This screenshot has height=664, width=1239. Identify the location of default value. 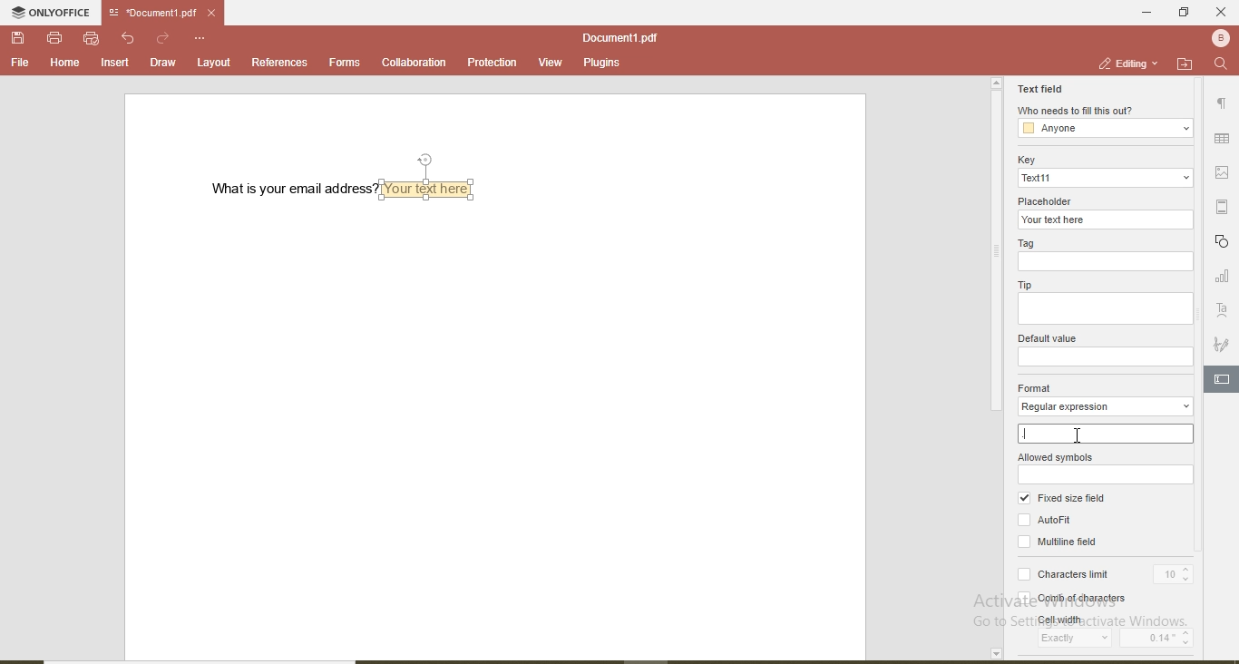
(1046, 338).